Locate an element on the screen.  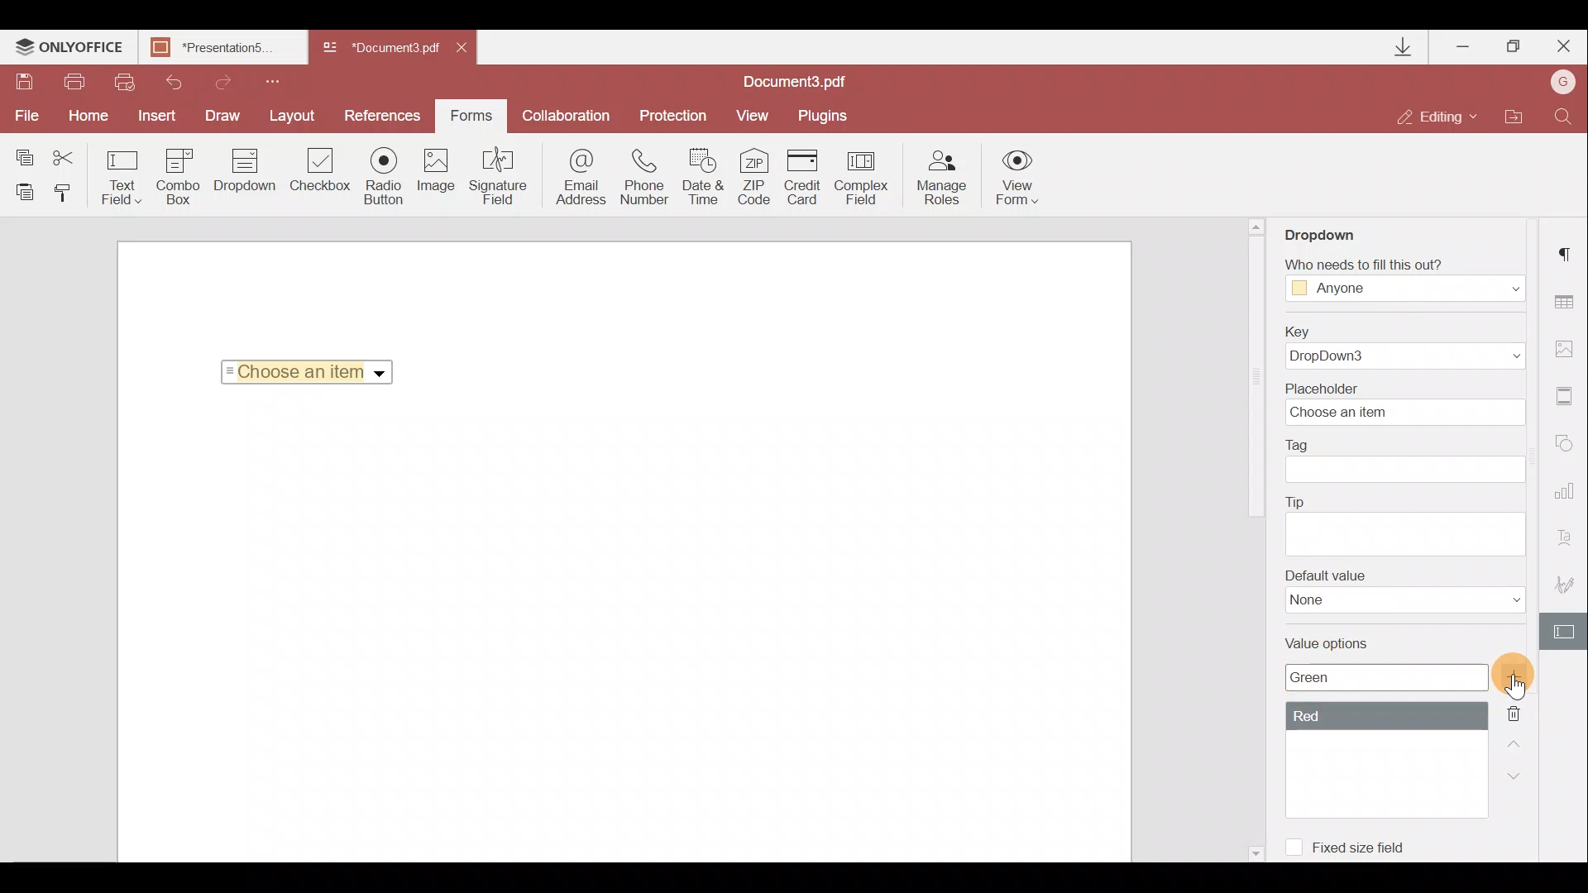
Protection is located at coordinates (669, 117).